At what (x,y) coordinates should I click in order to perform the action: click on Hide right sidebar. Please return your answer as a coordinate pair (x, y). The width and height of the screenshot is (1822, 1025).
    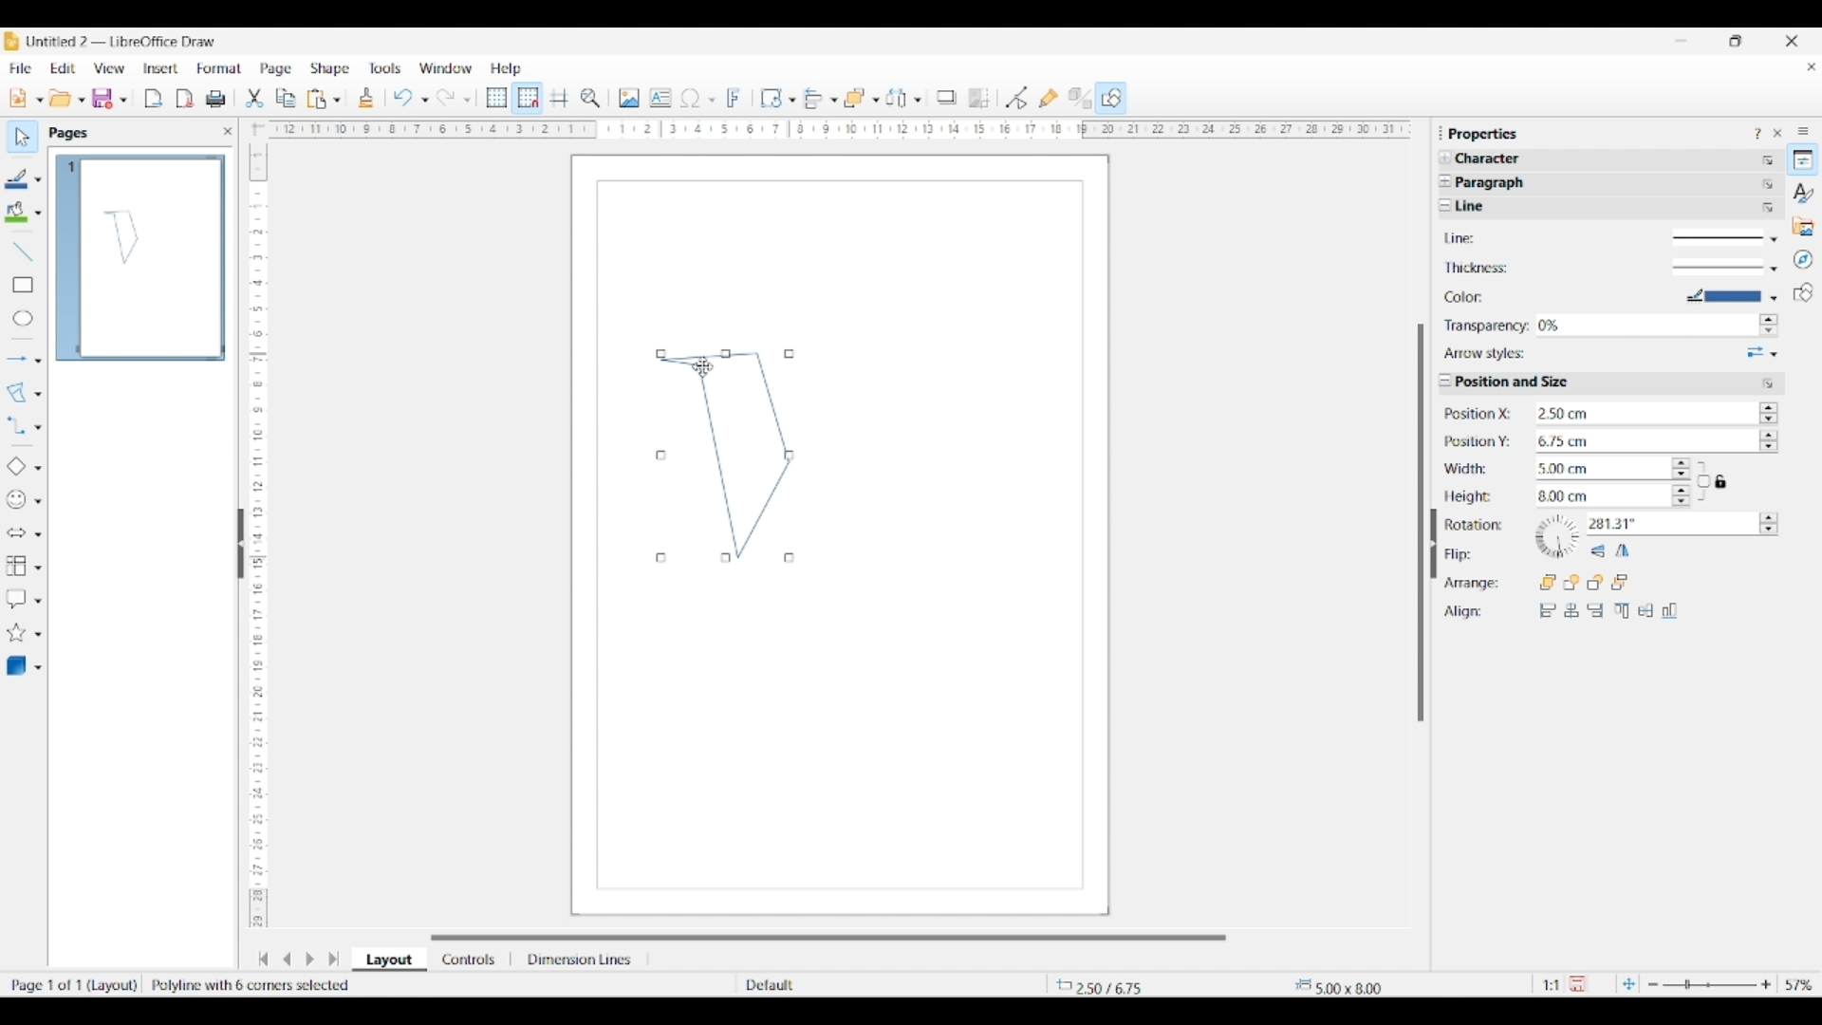
    Looking at the image, I should click on (1433, 544).